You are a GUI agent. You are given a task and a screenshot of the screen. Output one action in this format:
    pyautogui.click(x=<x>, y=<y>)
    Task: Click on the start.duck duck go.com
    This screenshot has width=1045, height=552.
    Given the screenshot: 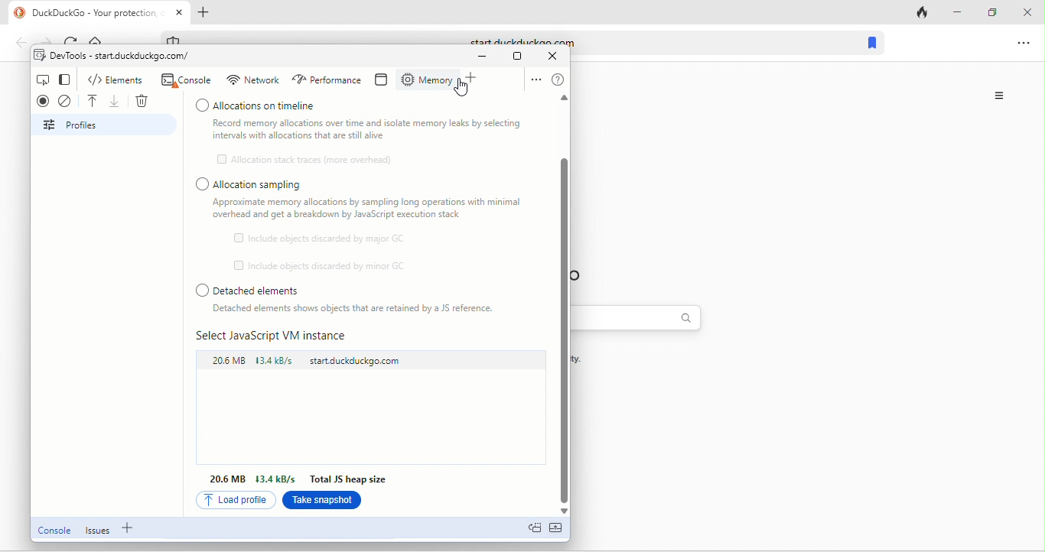 What is the action you would take?
    pyautogui.click(x=361, y=363)
    